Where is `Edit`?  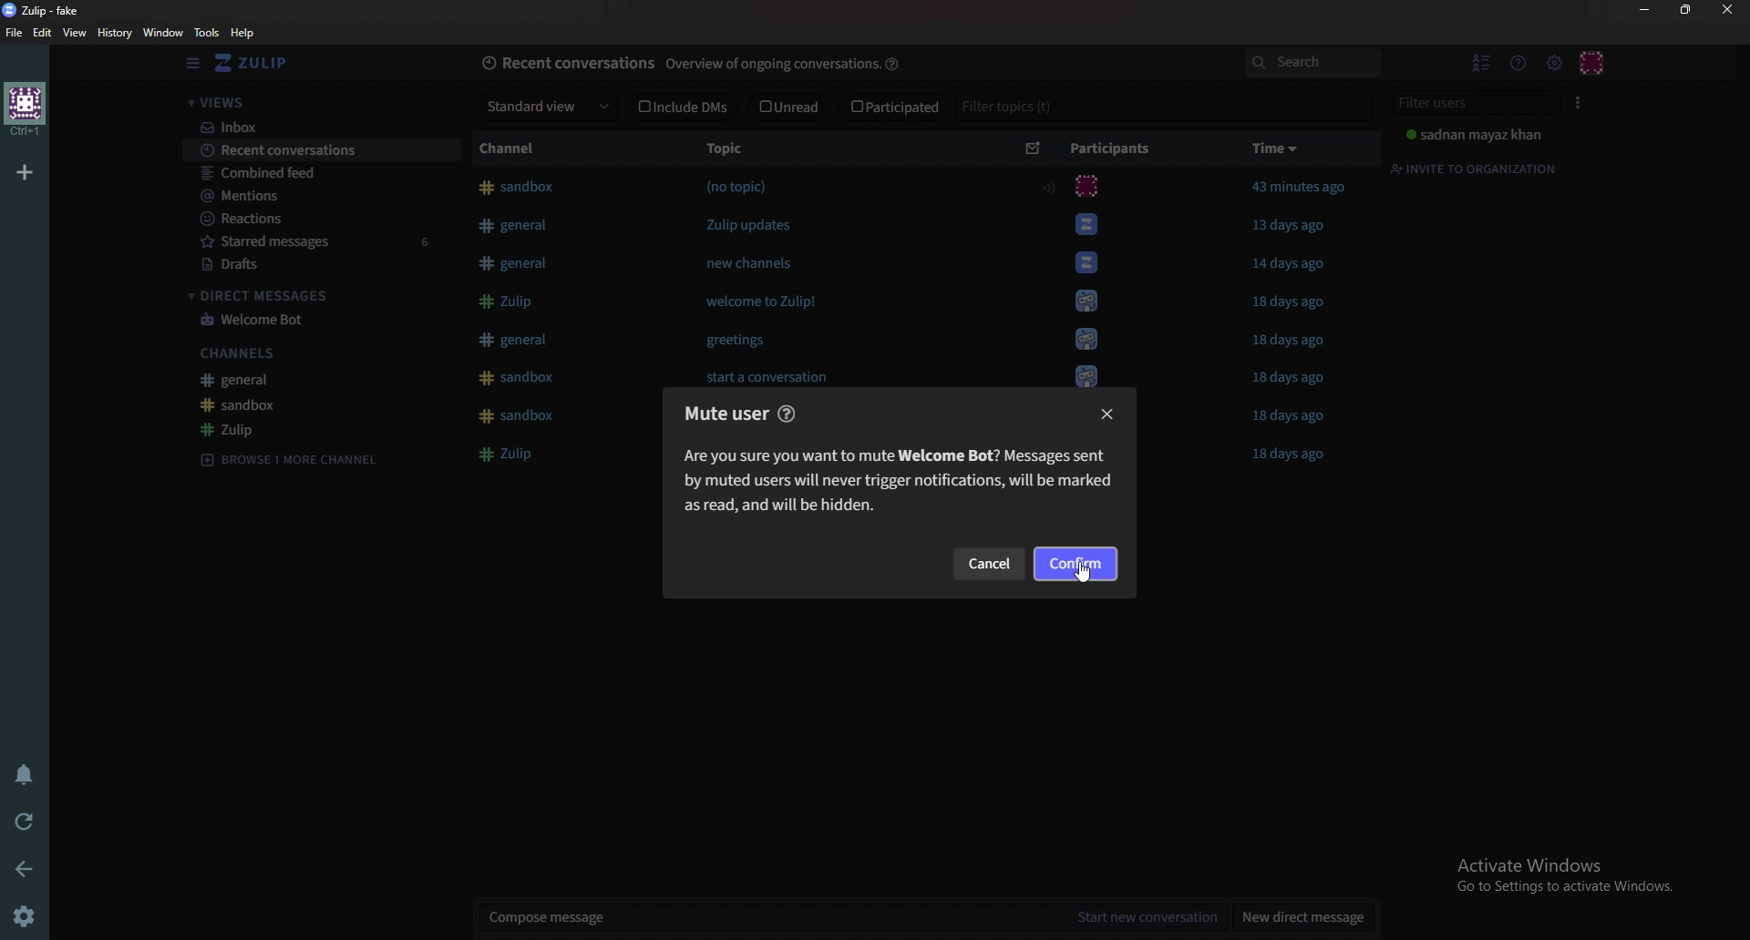 Edit is located at coordinates (43, 32).